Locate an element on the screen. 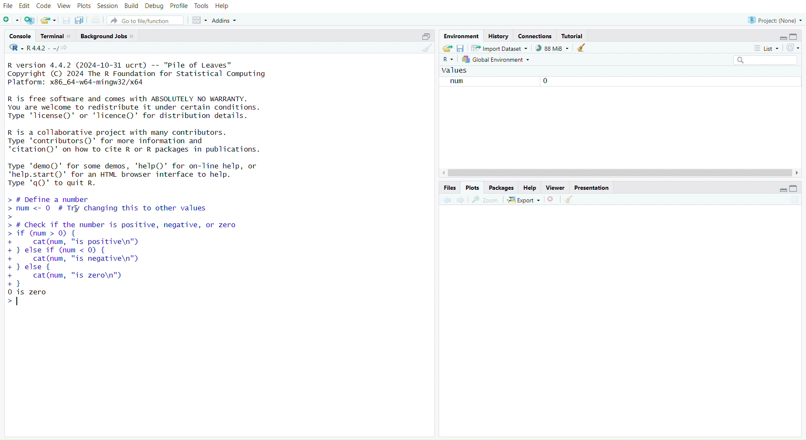 Image resolution: width=806 pixels, height=440 pixels. cursor is located at coordinates (76, 210).